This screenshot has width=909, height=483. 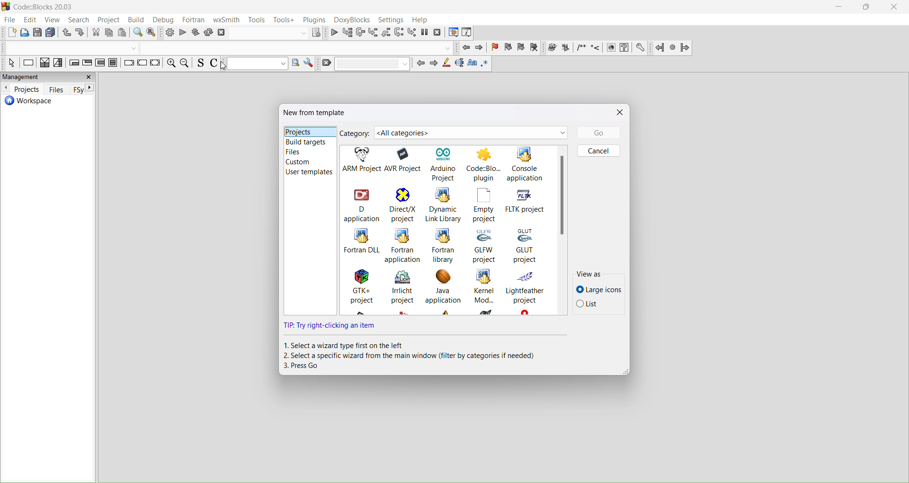 I want to click on cut, so click(x=96, y=33).